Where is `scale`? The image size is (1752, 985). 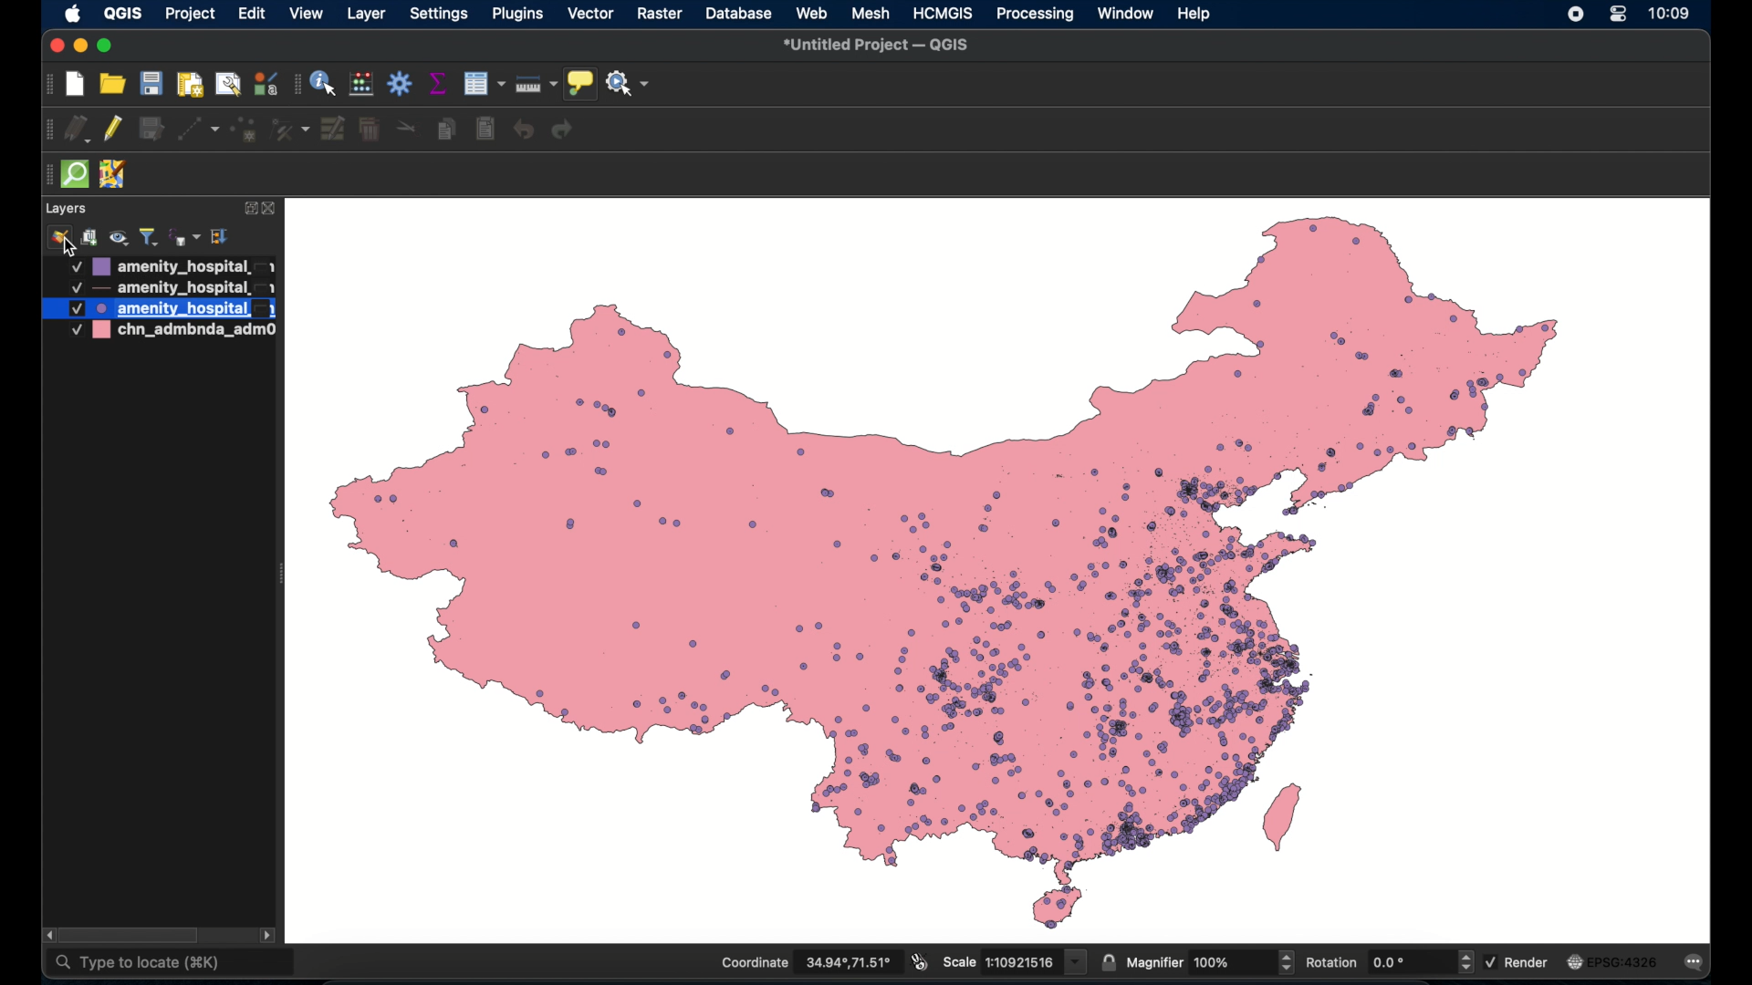 scale is located at coordinates (1012, 963).